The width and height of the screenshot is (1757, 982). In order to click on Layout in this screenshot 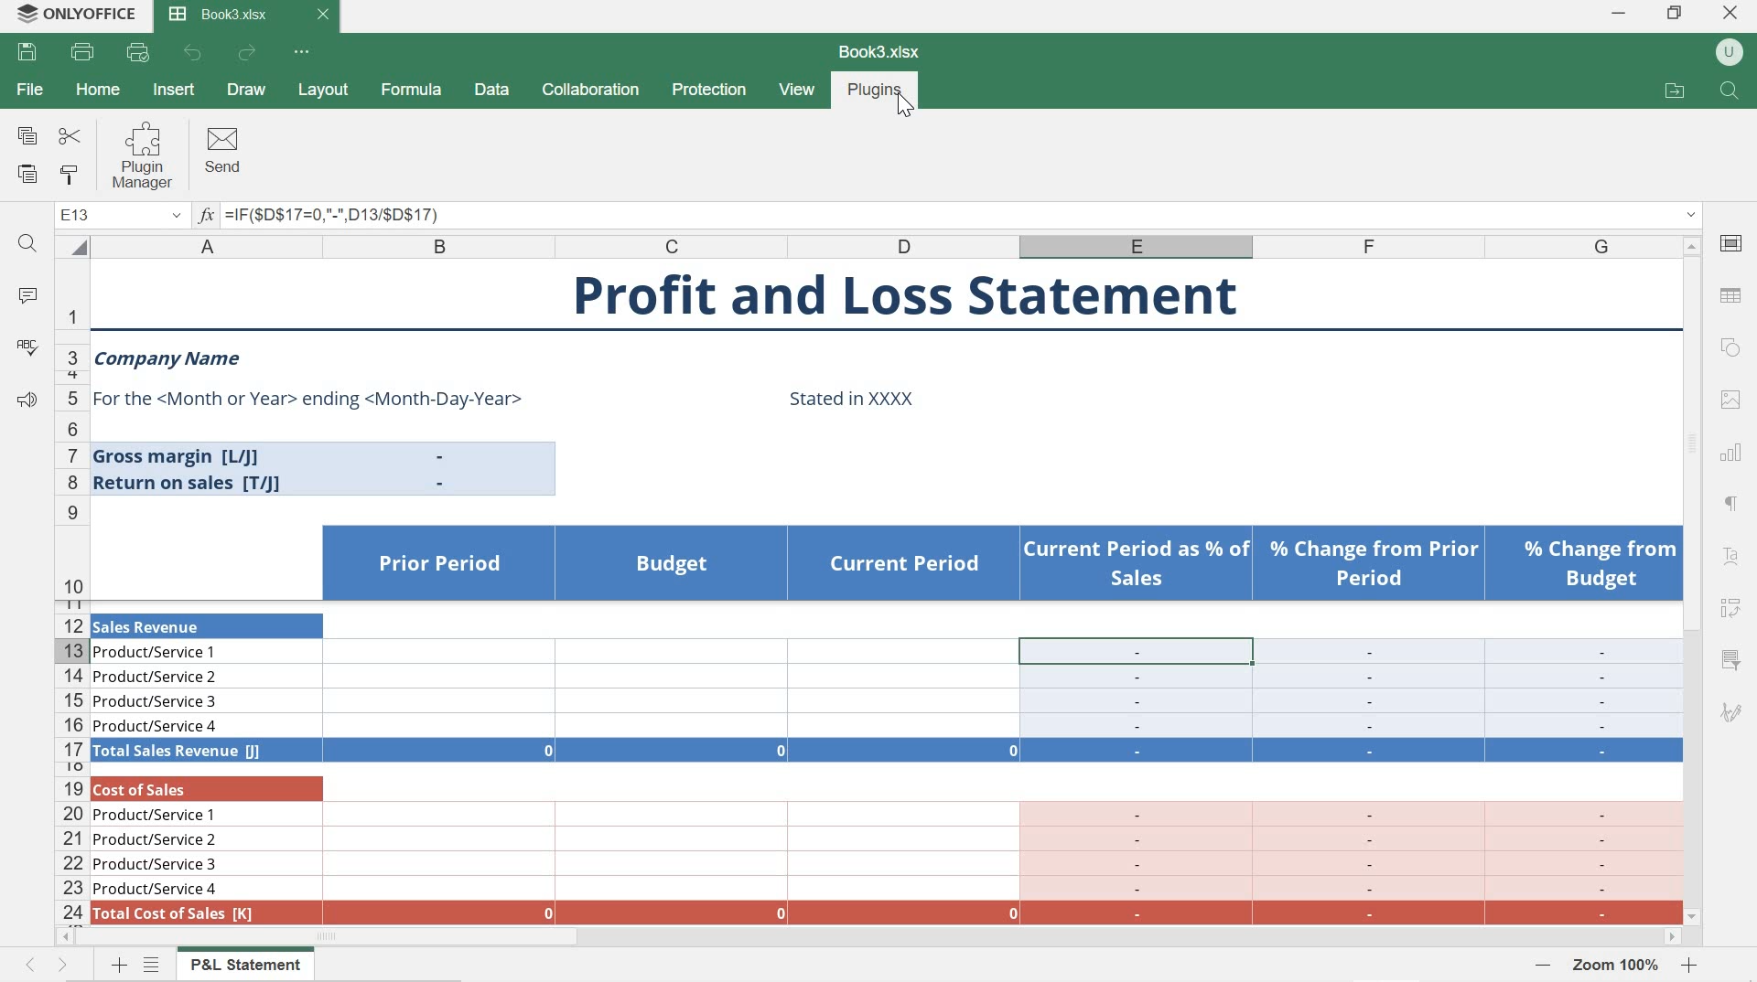, I will do `click(326, 93)`.